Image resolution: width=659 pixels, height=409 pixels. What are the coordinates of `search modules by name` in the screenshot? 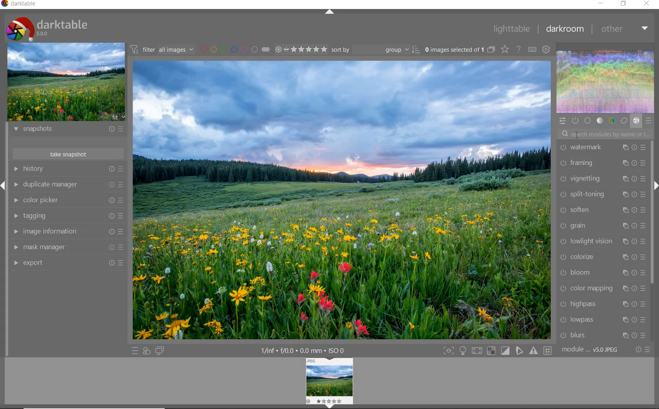 It's located at (605, 134).